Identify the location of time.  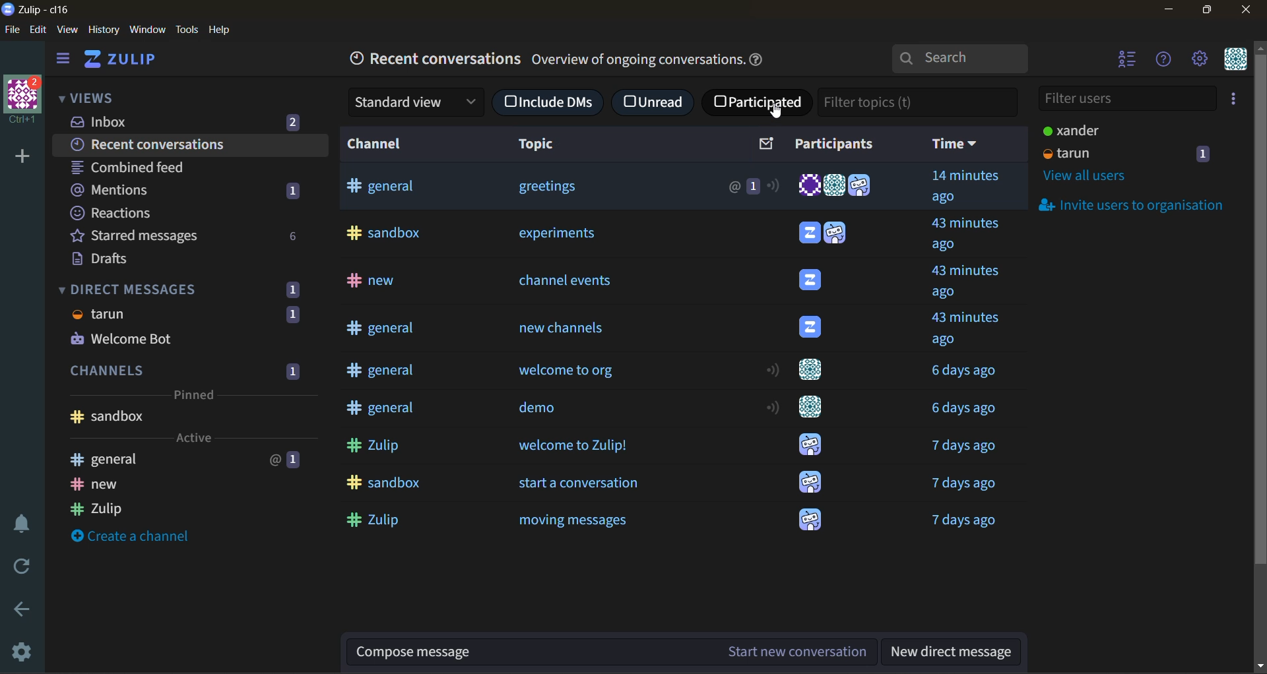
(965, 408).